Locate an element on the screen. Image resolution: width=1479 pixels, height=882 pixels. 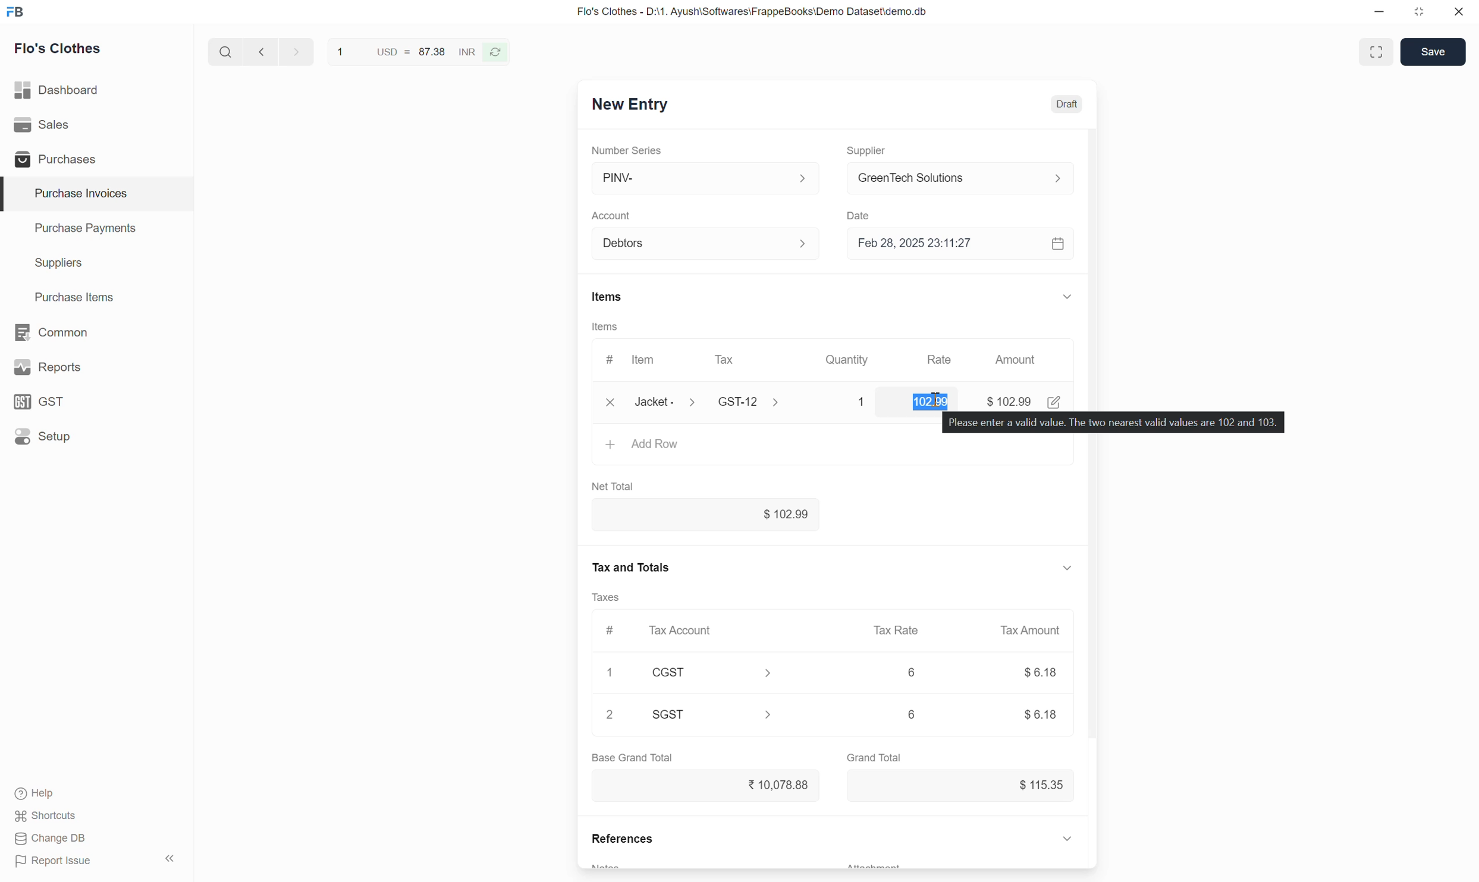
Amount is located at coordinates (1018, 360).